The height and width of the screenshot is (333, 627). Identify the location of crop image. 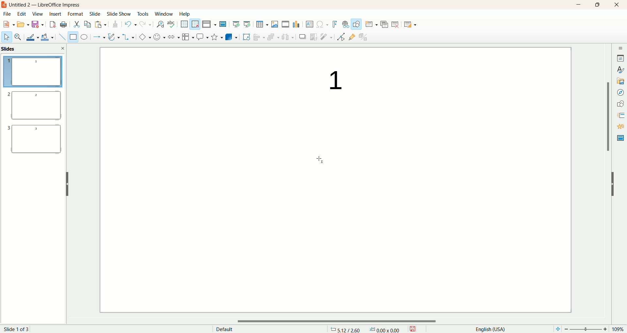
(314, 37).